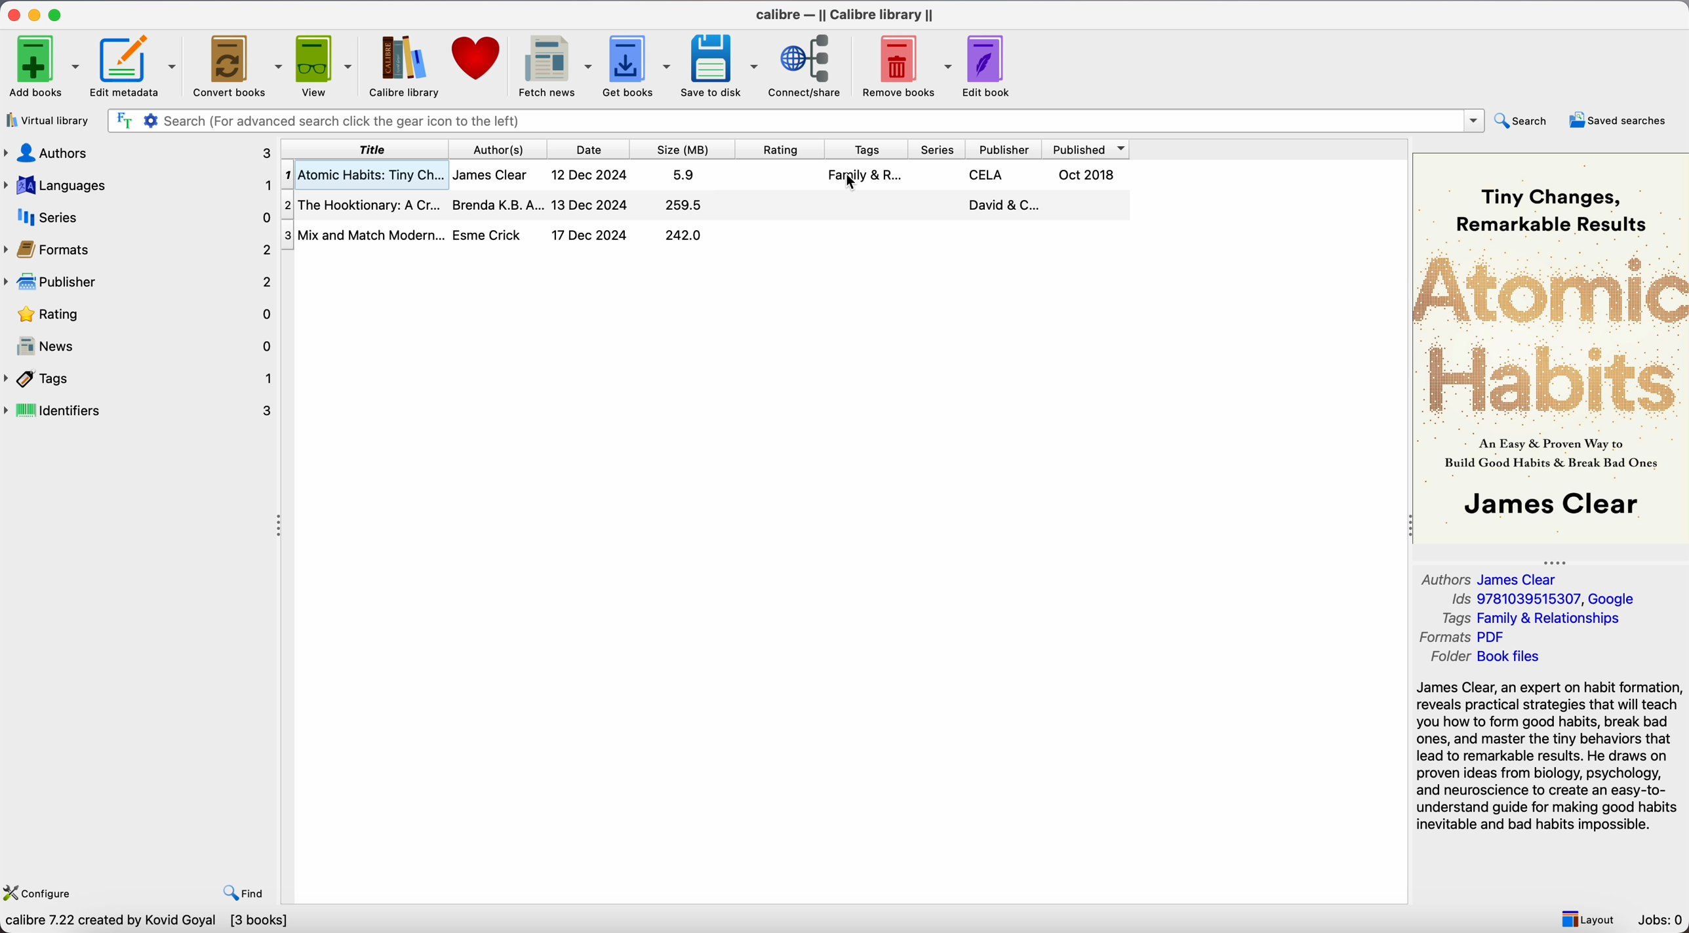  Describe the element at coordinates (236, 66) in the screenshot. I see `convert books` at that location.